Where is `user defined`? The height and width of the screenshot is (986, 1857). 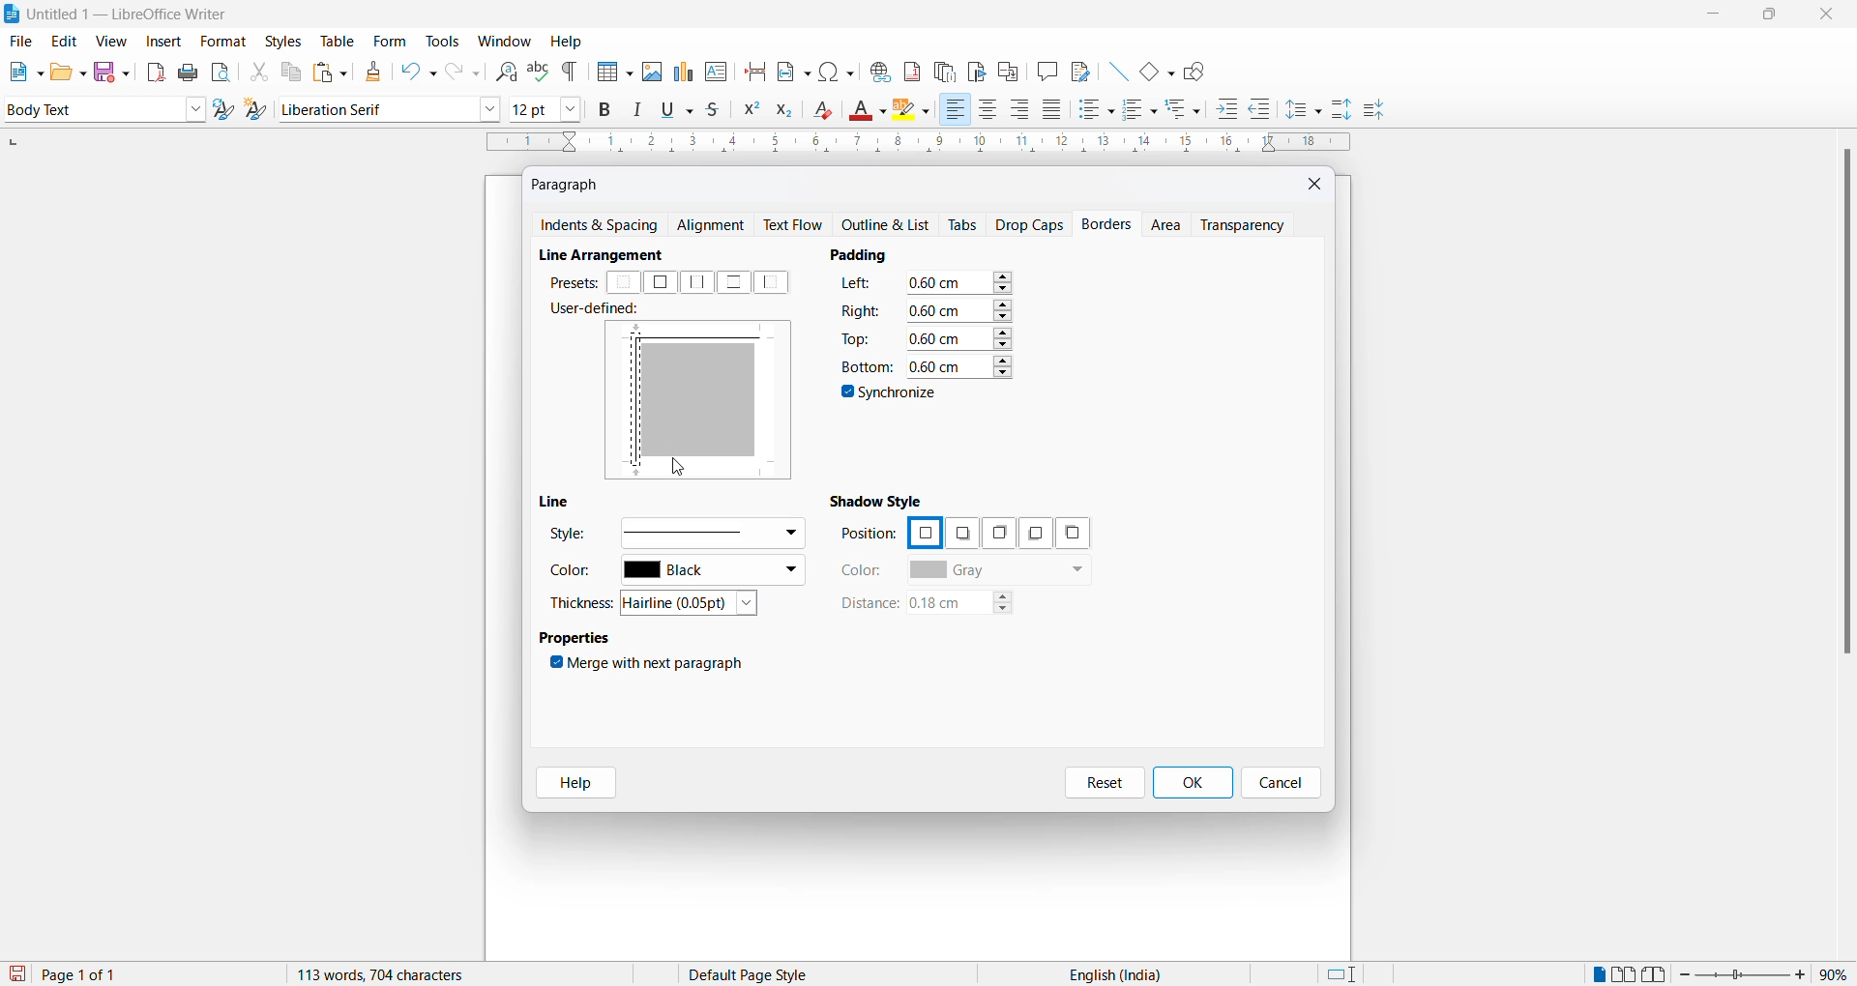
user defined is located at coordinates (601, 310).